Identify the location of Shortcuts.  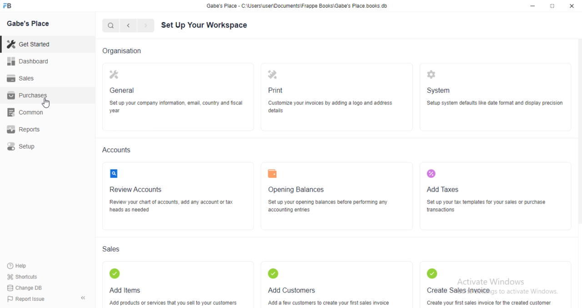
(21, 277).